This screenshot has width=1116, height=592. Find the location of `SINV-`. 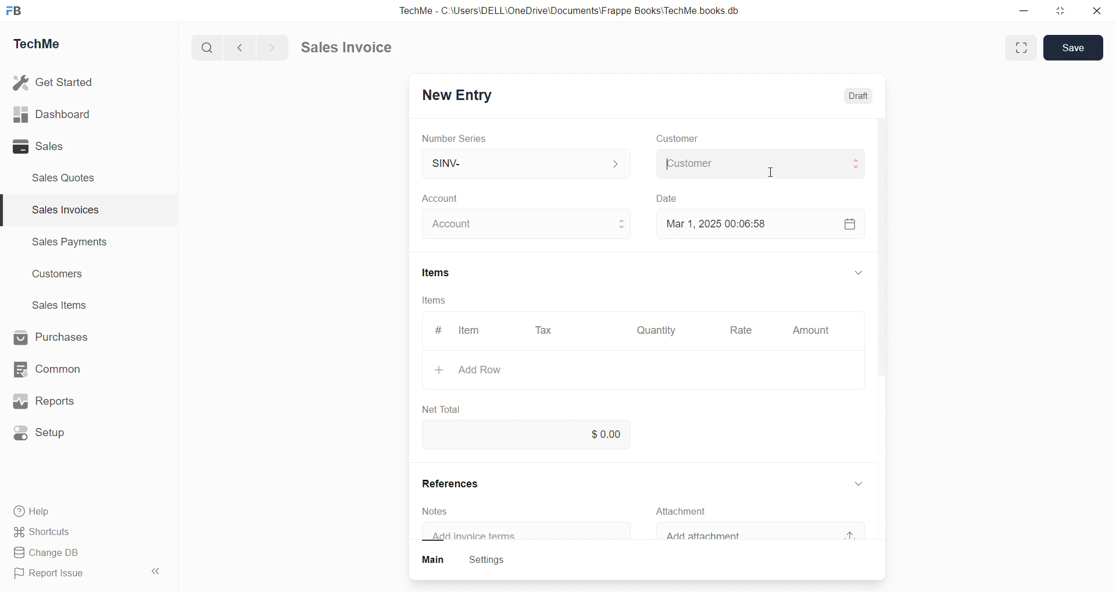

SINV- is located at coordinates (512, 163).